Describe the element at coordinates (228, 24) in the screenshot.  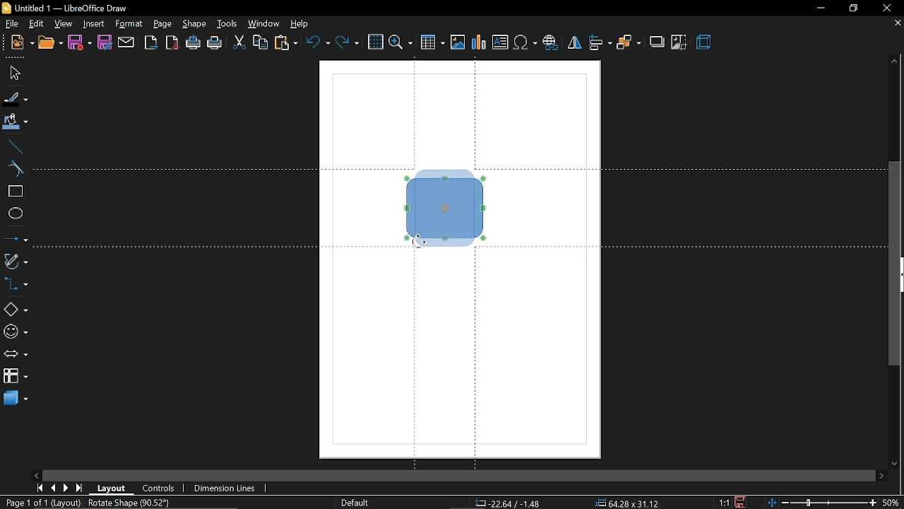
I see `tools` at that location.